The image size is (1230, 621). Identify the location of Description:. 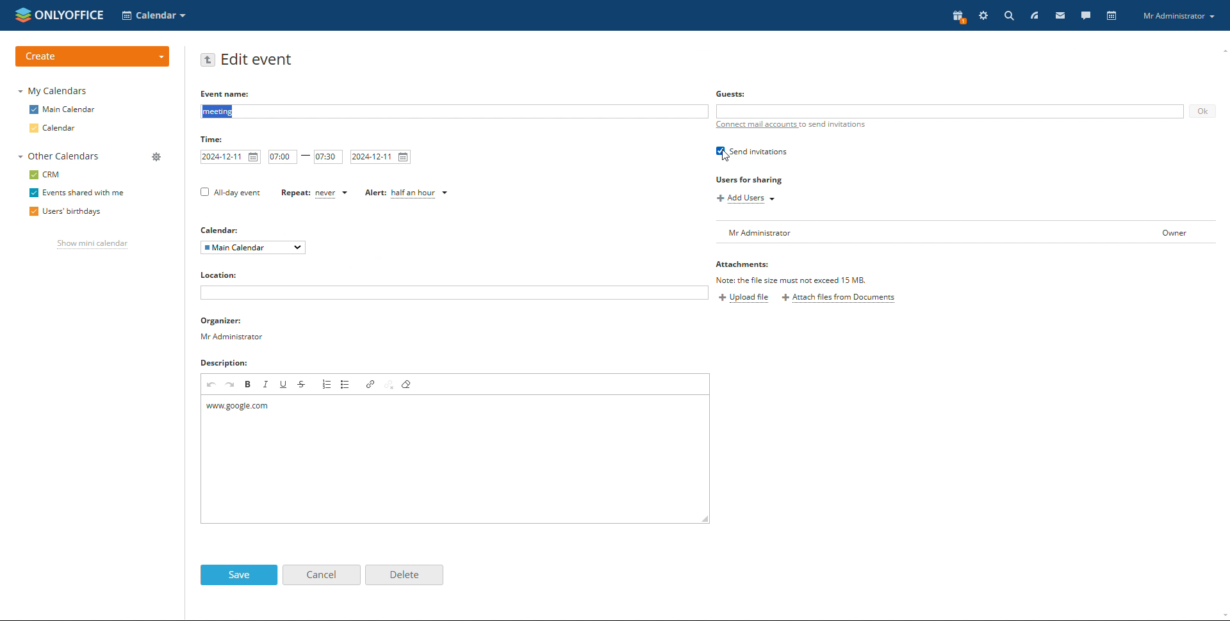
(224, 362).